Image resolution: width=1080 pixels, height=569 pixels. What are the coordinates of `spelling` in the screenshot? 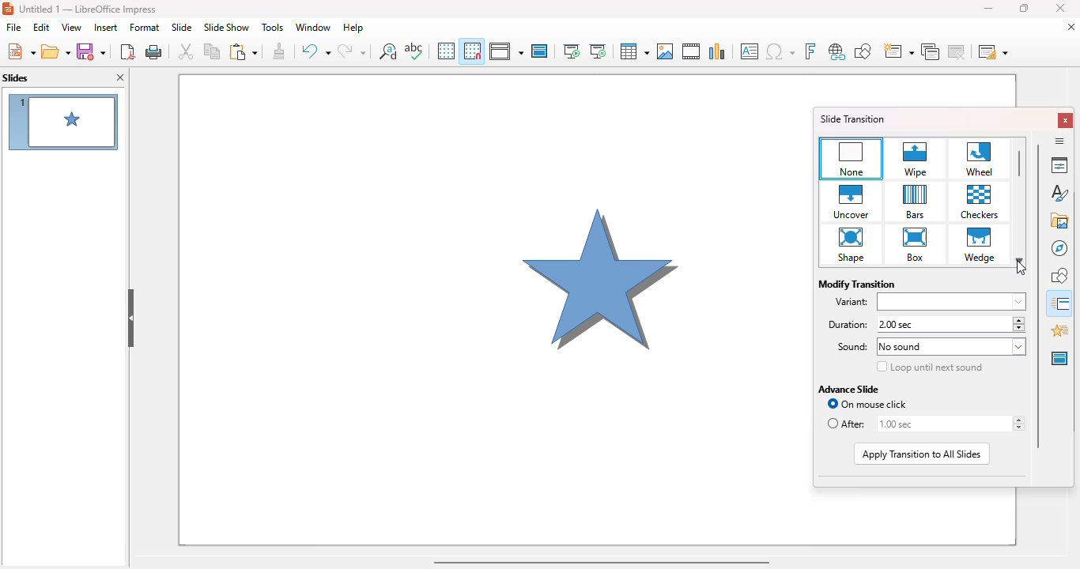 It's located at (413, 50).